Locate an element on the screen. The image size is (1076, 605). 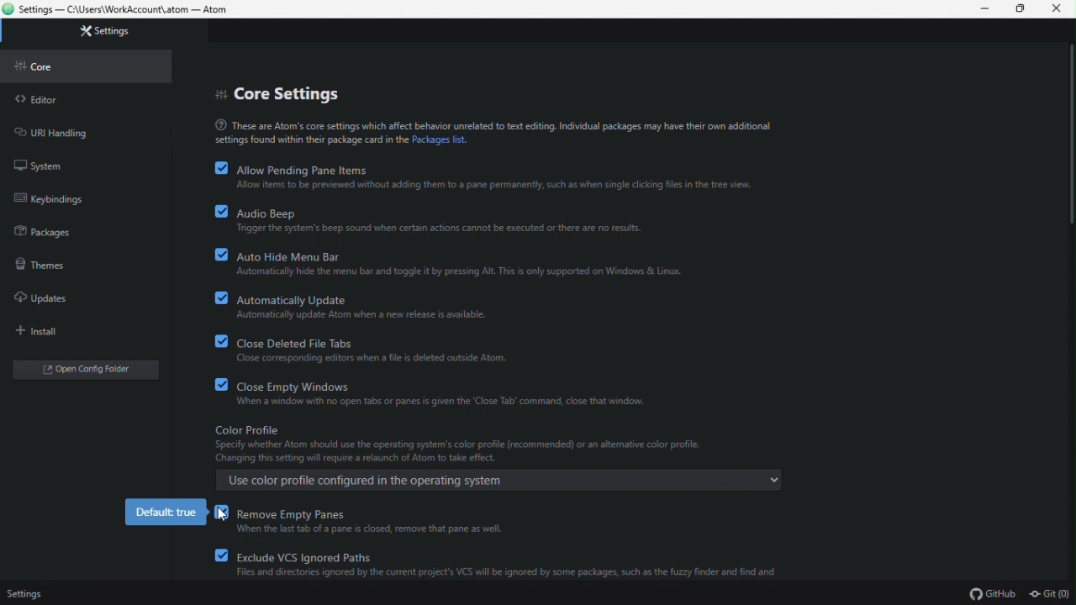
settings is located at coordinates (27, 591).